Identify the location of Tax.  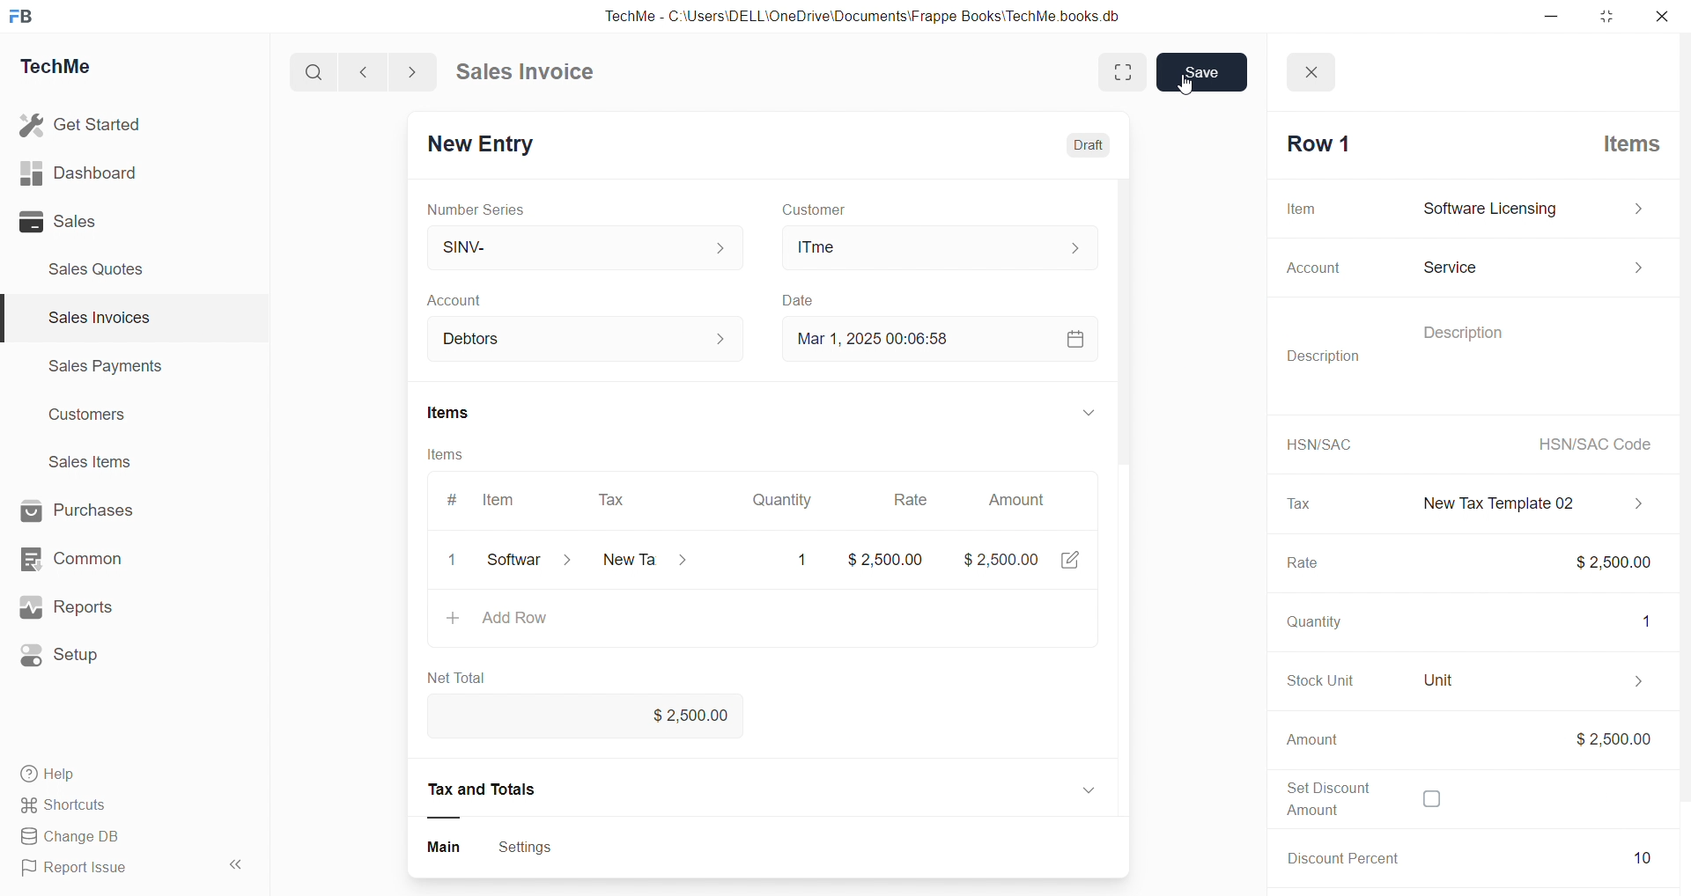
(1296, 503).